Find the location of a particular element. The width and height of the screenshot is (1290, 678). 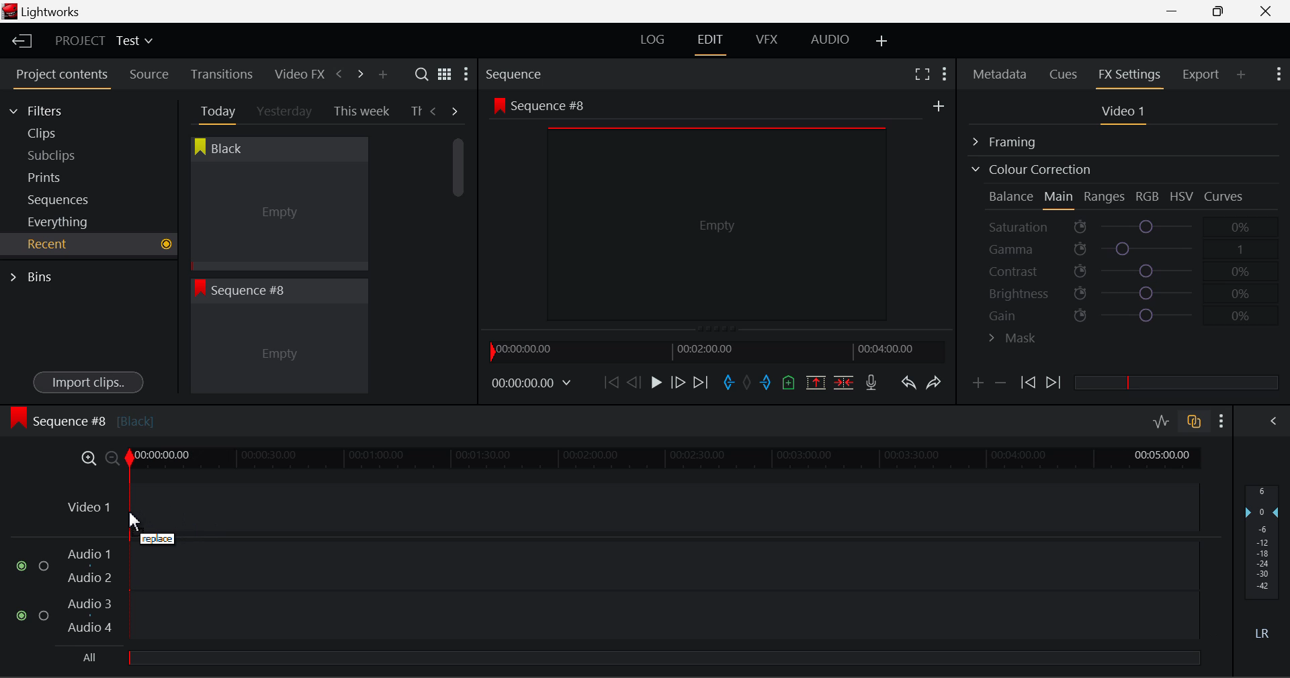

To Start is located at coordinates (610, 382).